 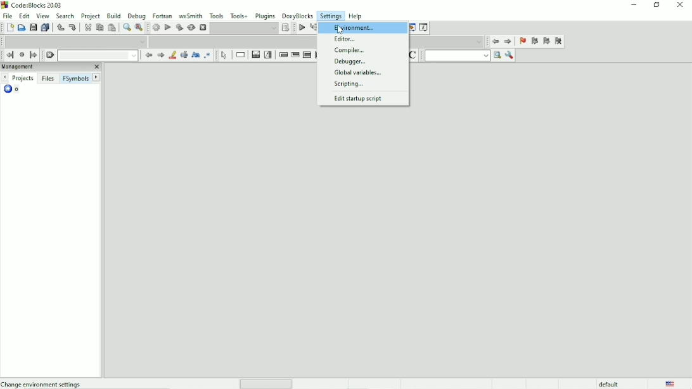 What do you see at coordinates (191, 16) in the screenshot?
I see `wxSmith` at bounding box center [191, 16].